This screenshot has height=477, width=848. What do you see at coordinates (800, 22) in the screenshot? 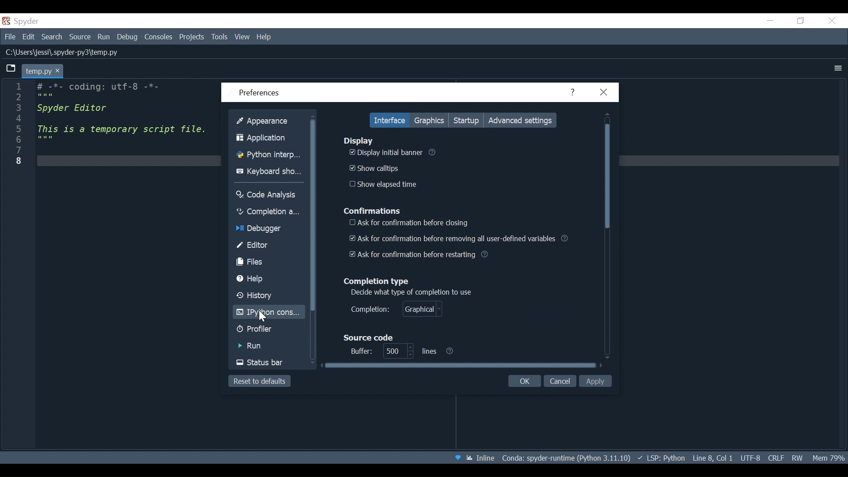
I see `` at bounding box center [800, 22].